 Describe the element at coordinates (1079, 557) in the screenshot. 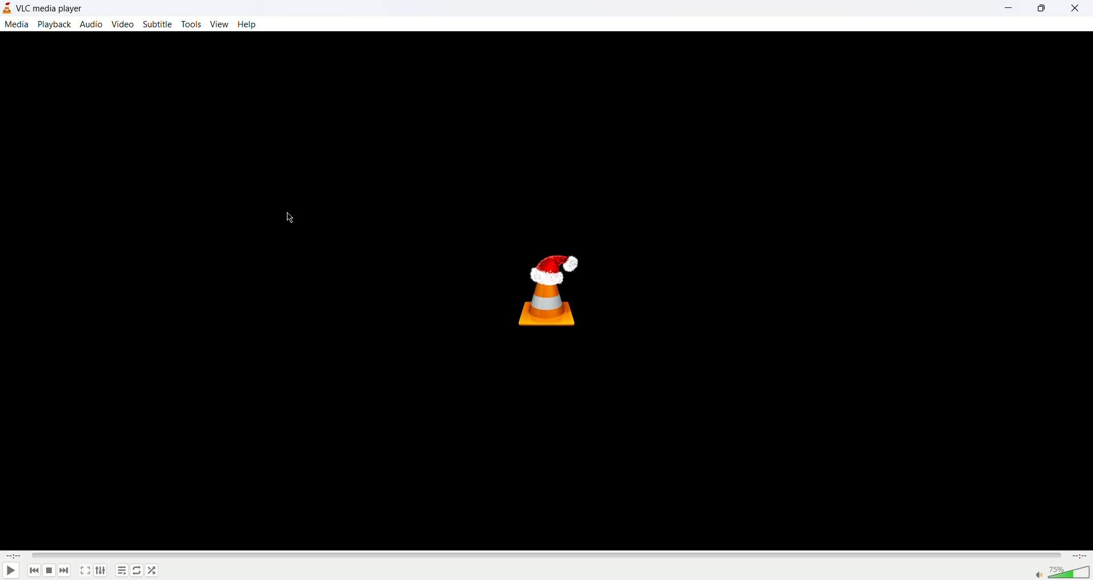

I see `remaining time` at that location.